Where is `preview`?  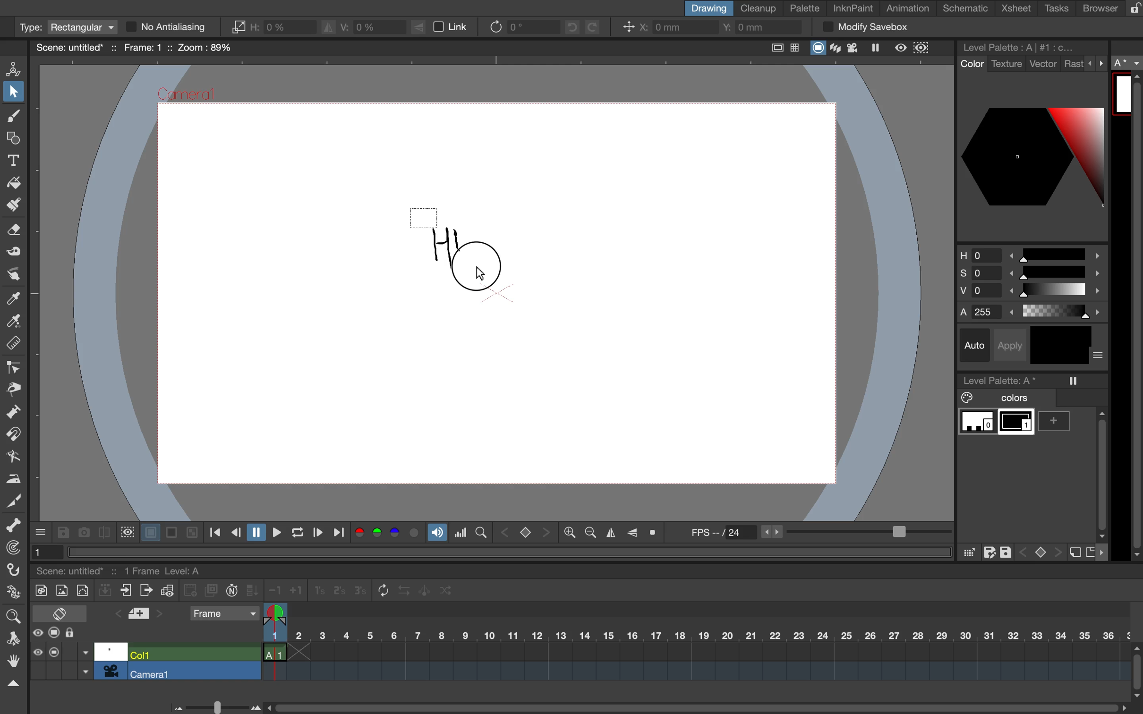
preview is located at coordinates (901, 47).